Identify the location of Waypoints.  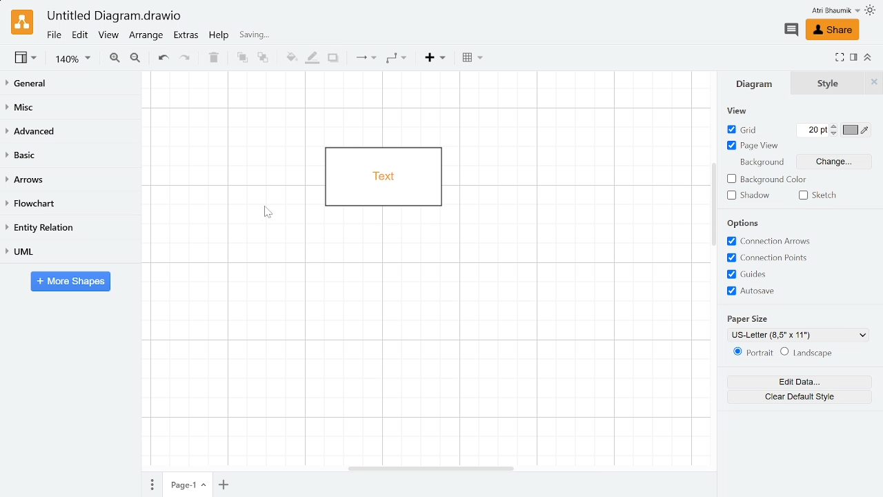
(397, 59).